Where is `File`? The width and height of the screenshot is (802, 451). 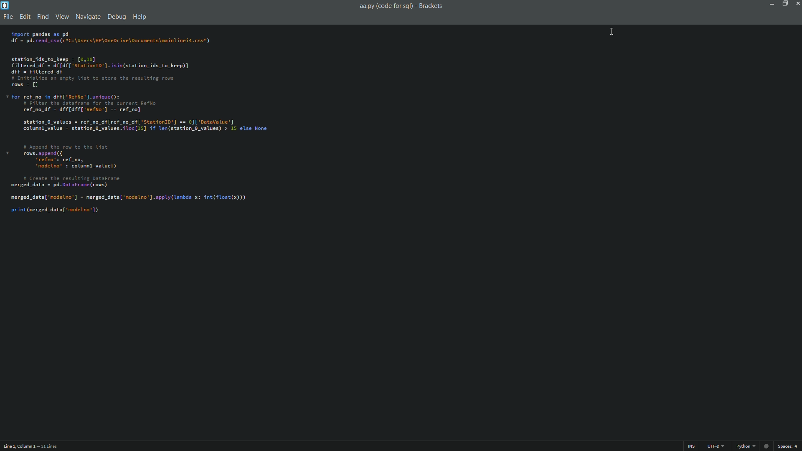 File is located at coordinates (8, 18).